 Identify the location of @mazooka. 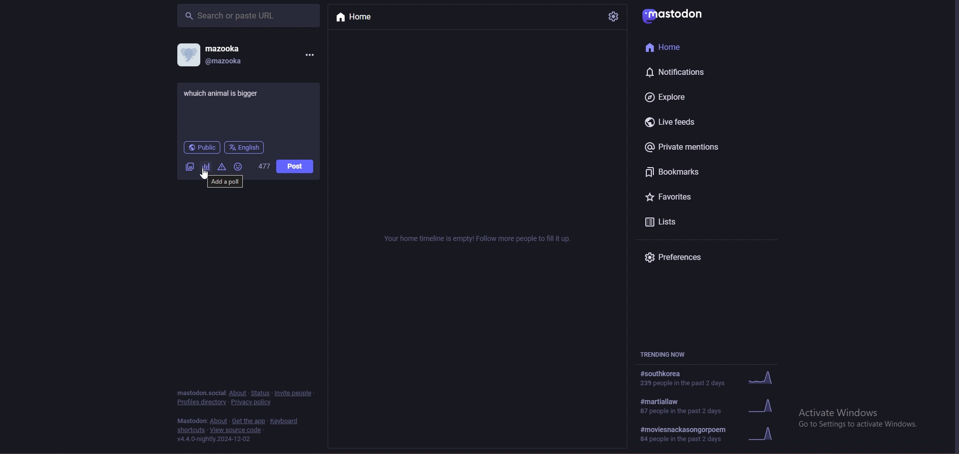
(227, 61).